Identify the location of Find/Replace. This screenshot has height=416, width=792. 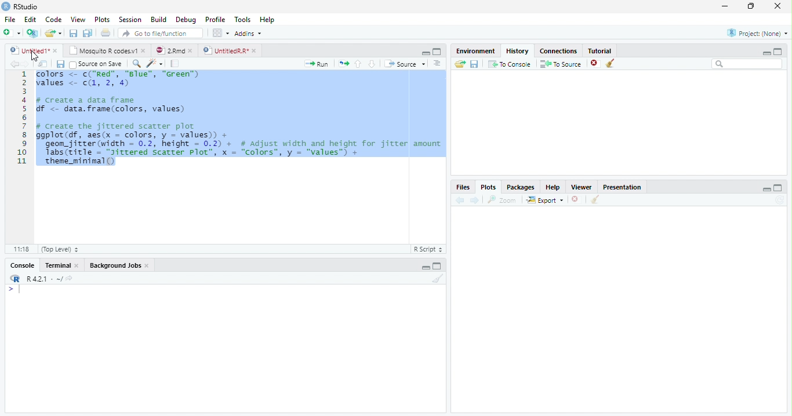
(137, 63).